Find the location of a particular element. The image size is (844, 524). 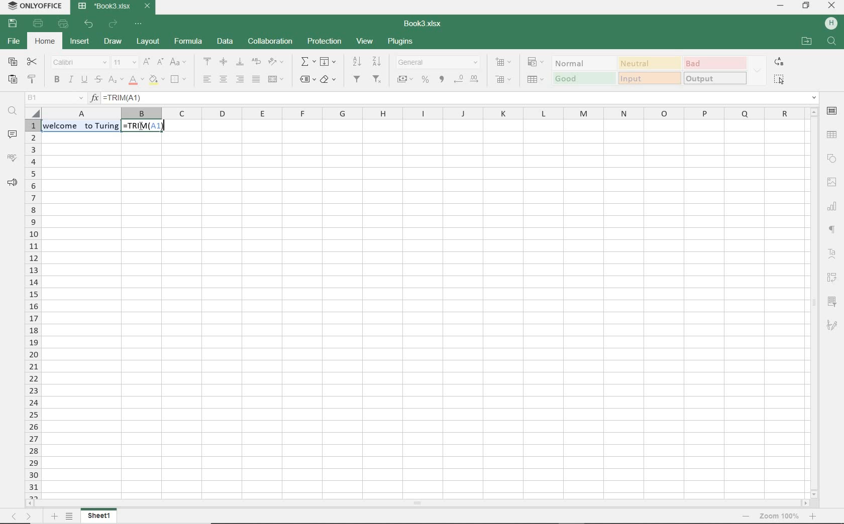

move across sheets is located at coordinates (20, 515).